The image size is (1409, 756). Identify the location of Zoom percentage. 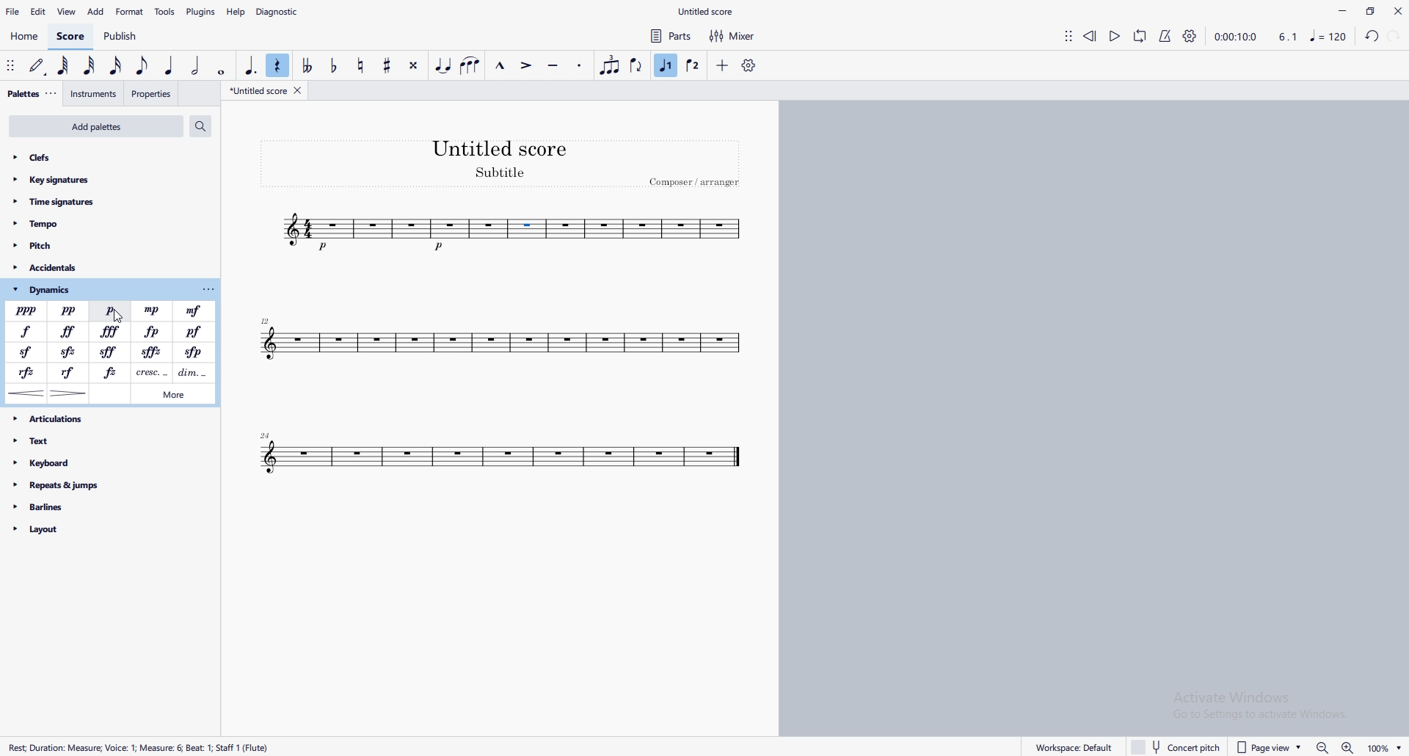
(1387, 747).